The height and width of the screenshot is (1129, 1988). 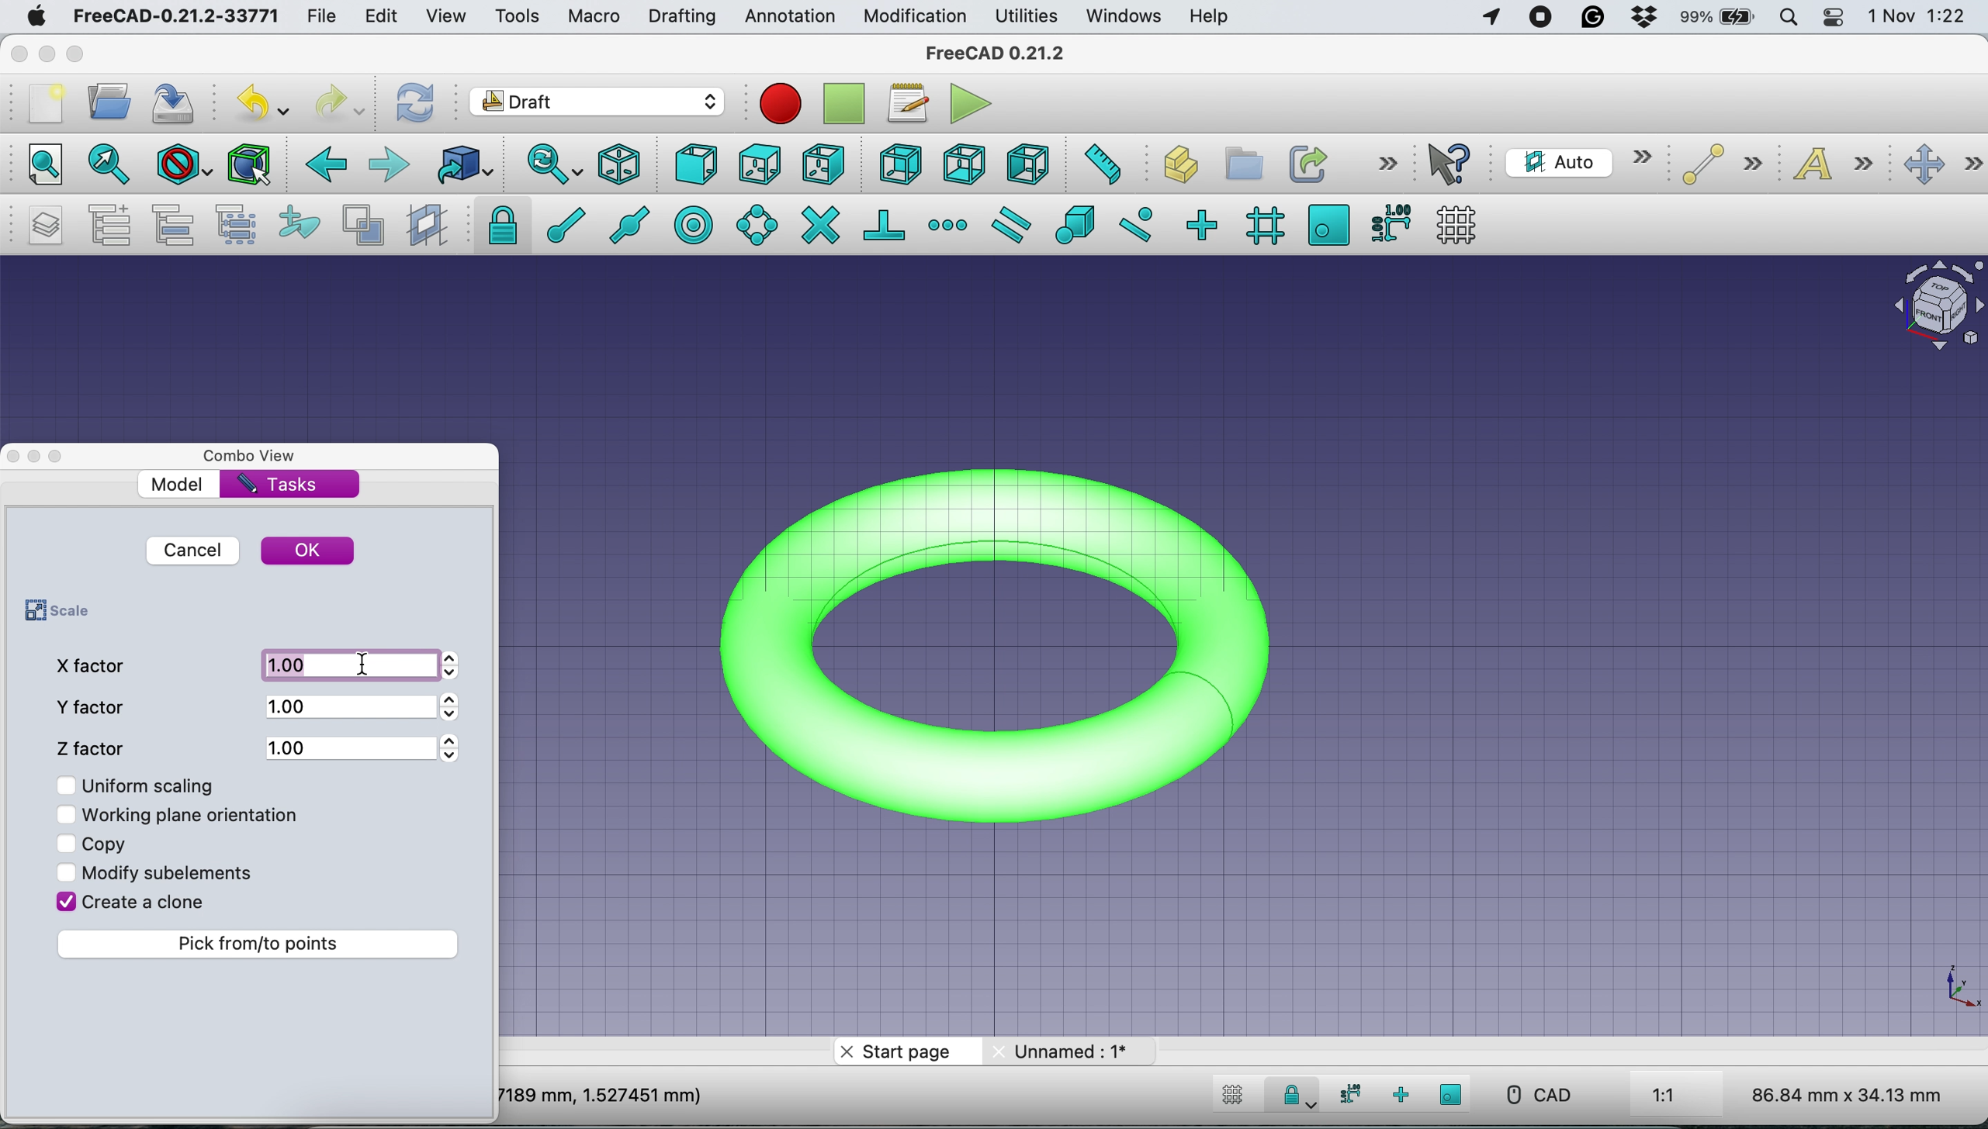 I want to click on cancel, so click(x=192, y=550).